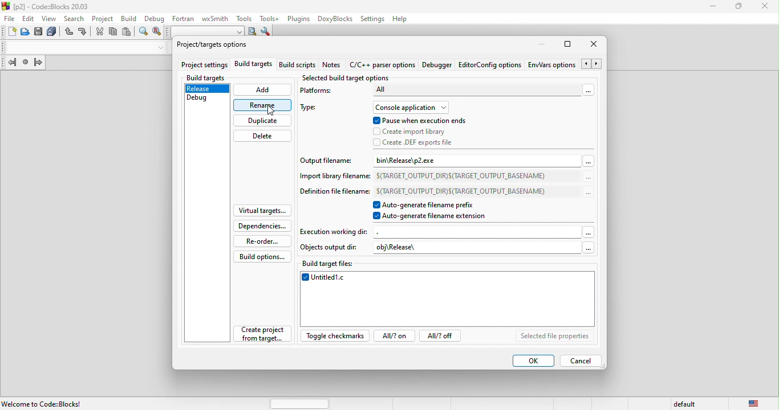  I want to click on auto generate filename prefix, so click(436, 205).